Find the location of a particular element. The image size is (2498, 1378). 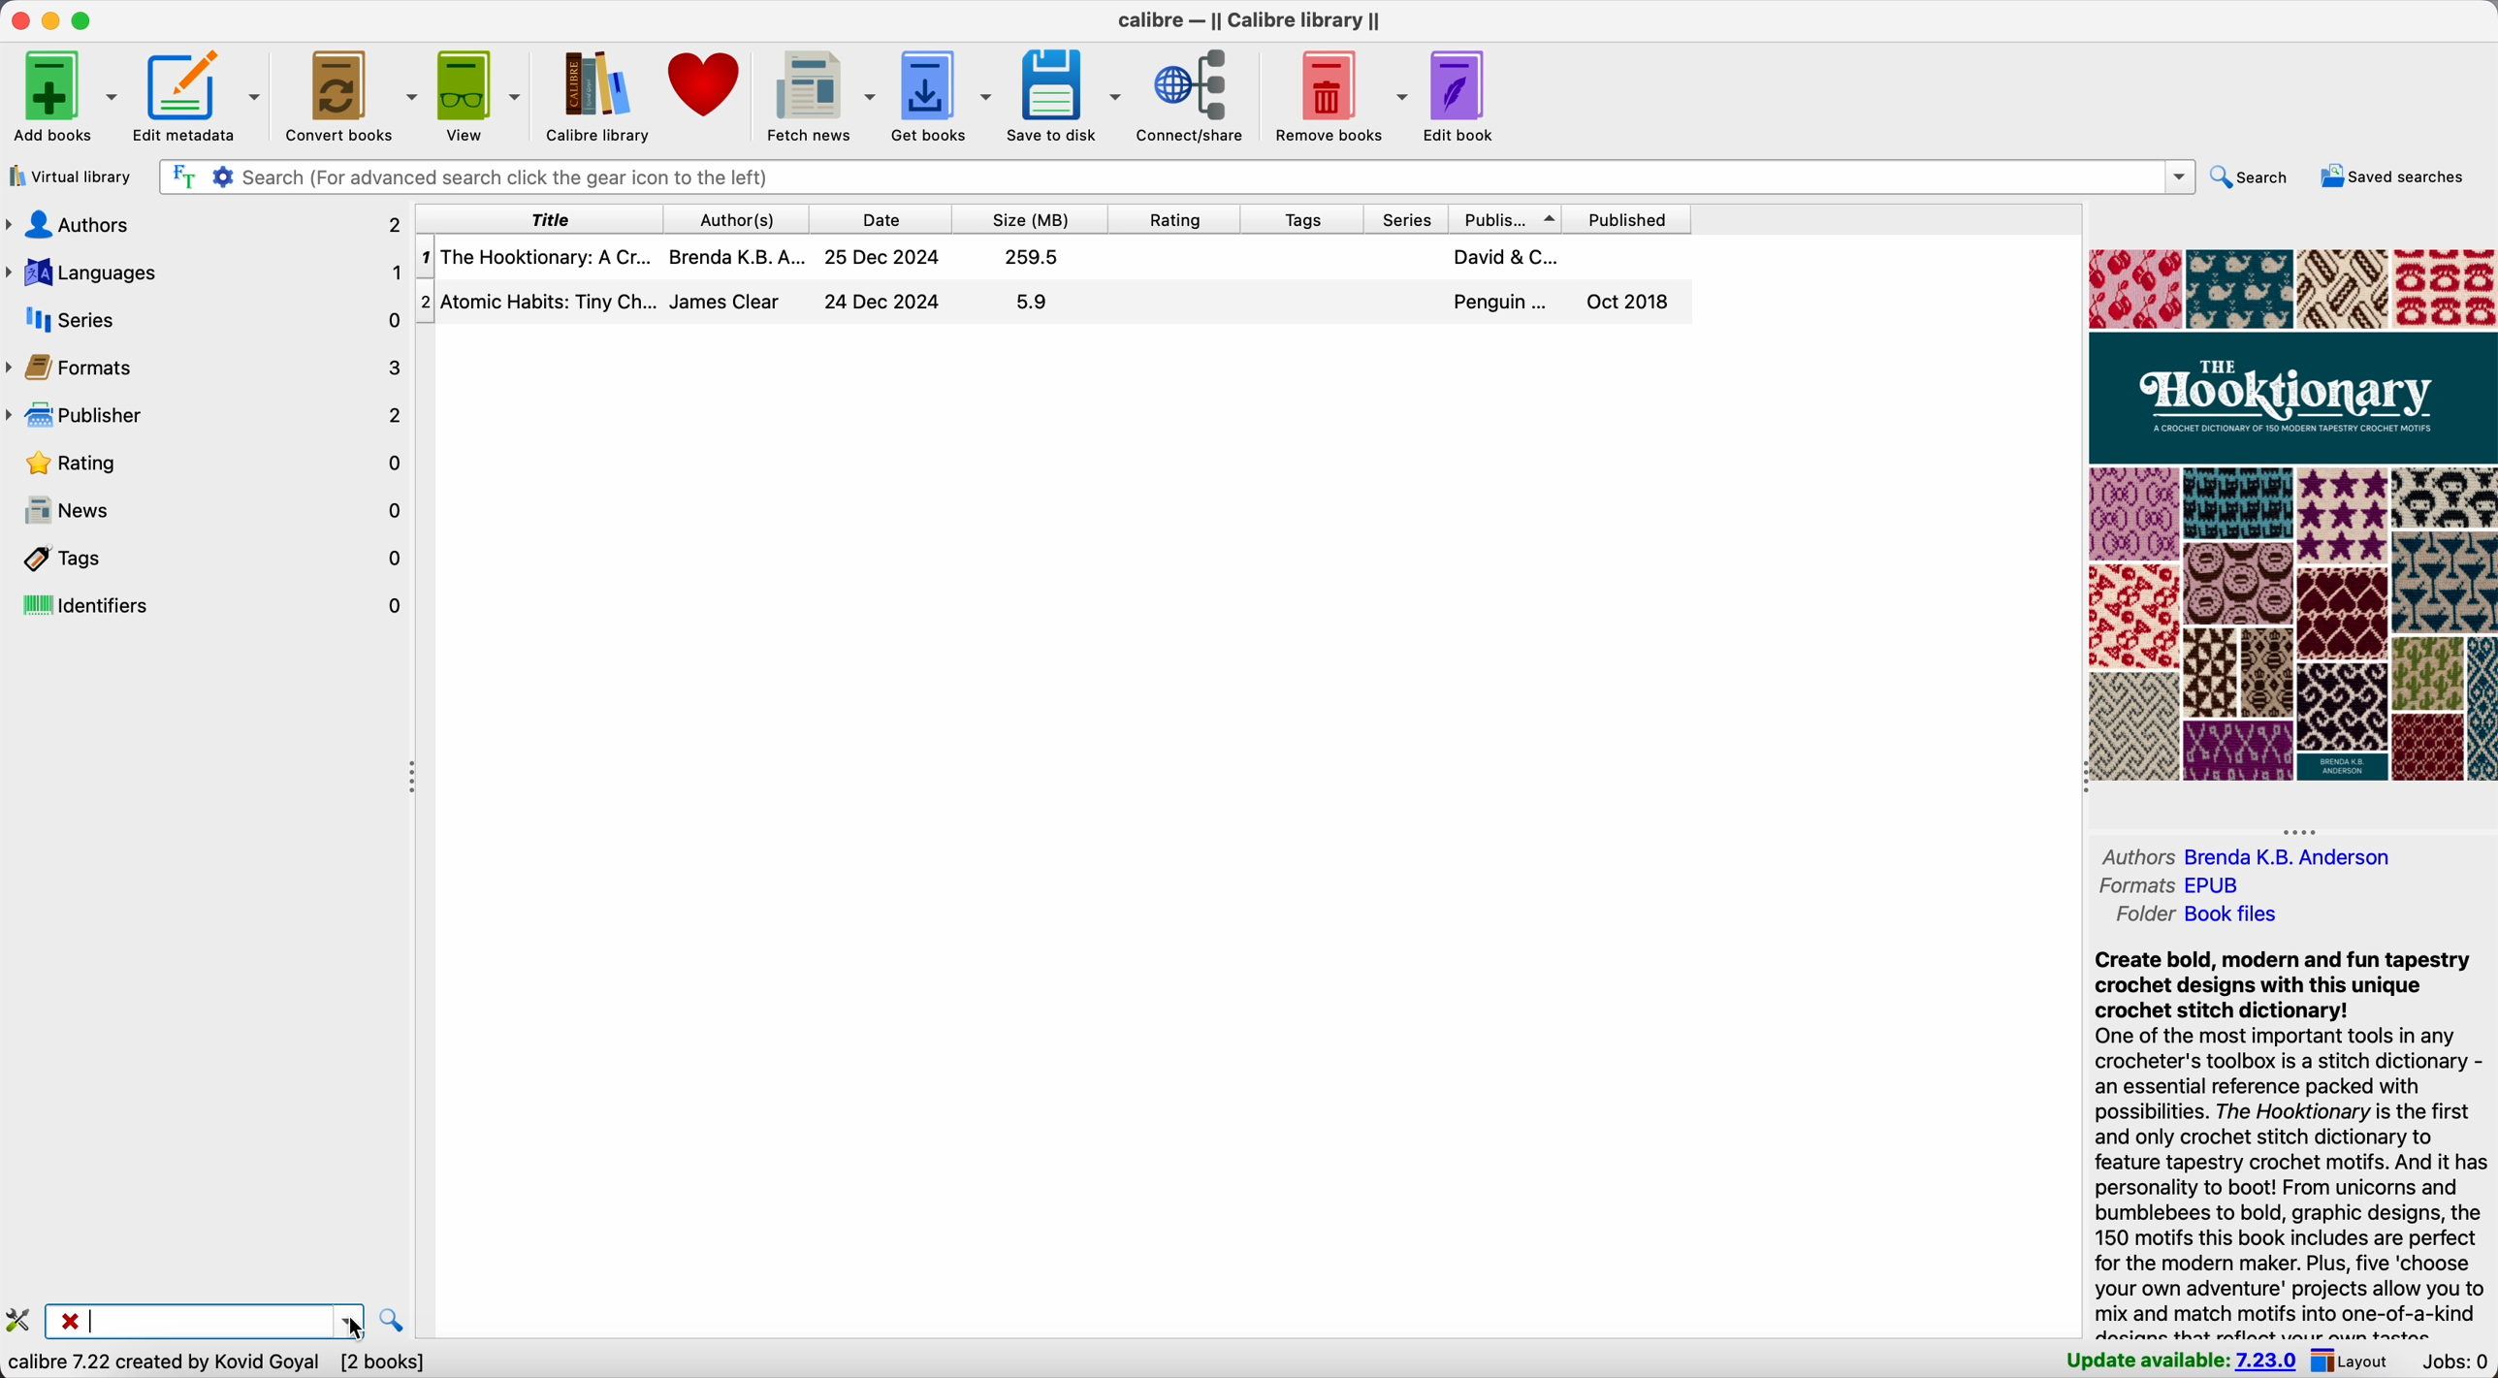

convert books is located at coordinates (356, 95).